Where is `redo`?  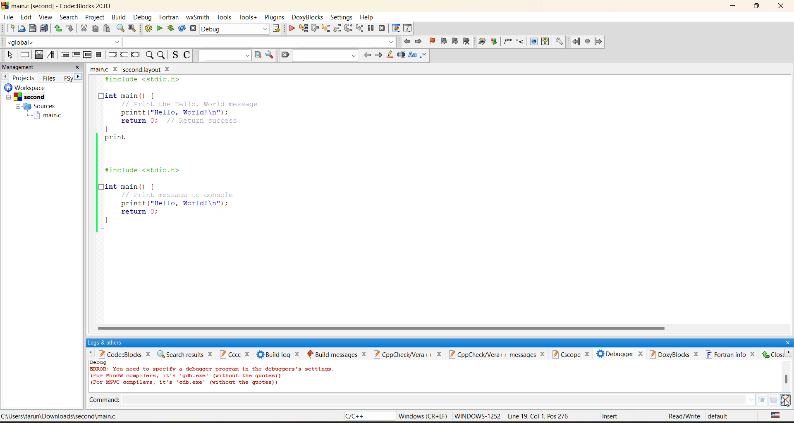 redo is located at coordinates (69, 29).